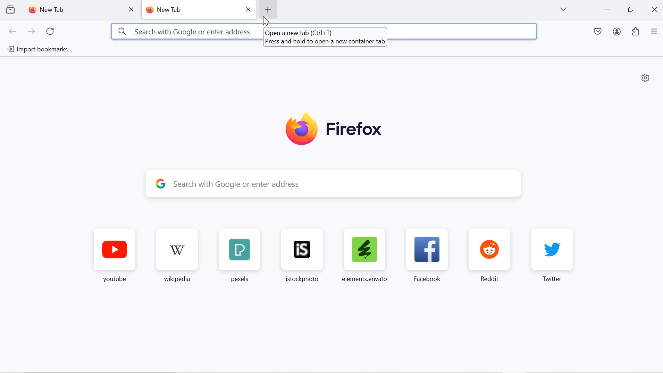  What do you see at coordinates (429, 255) in the screenshot?
I see `facebook favorite` at bounding box center [429, 255].